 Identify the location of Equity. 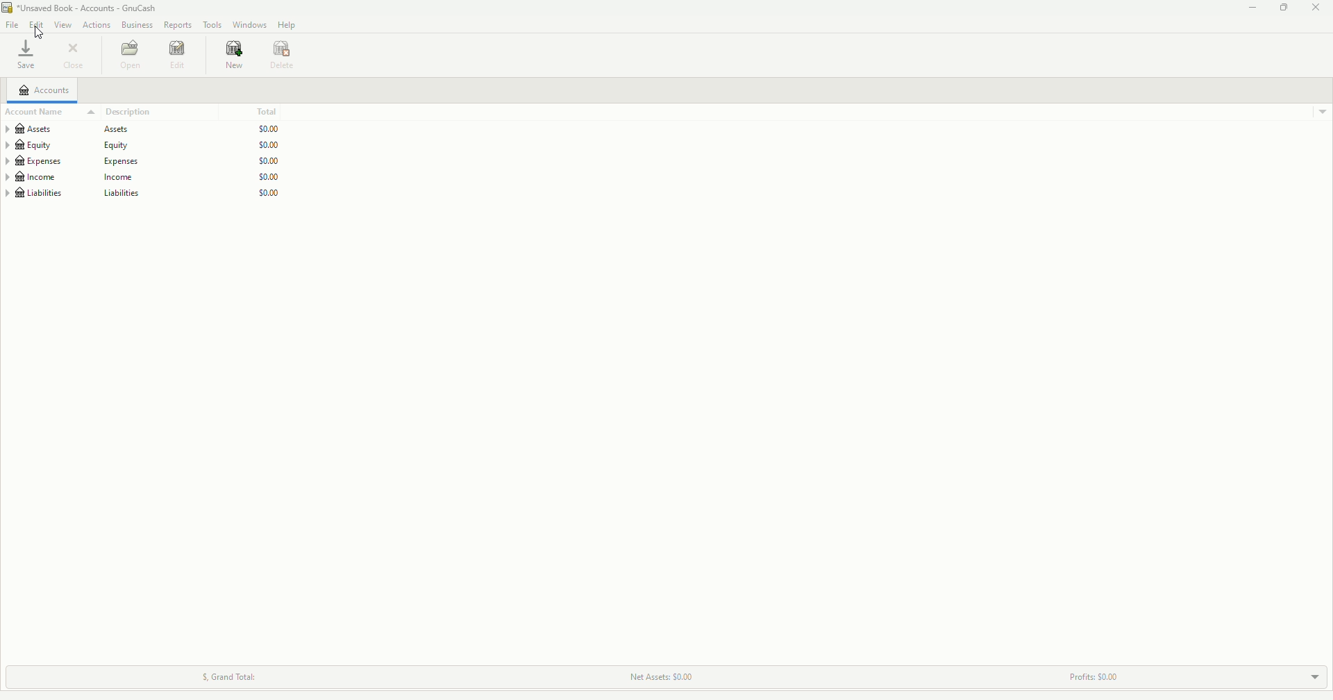
(143, 145).